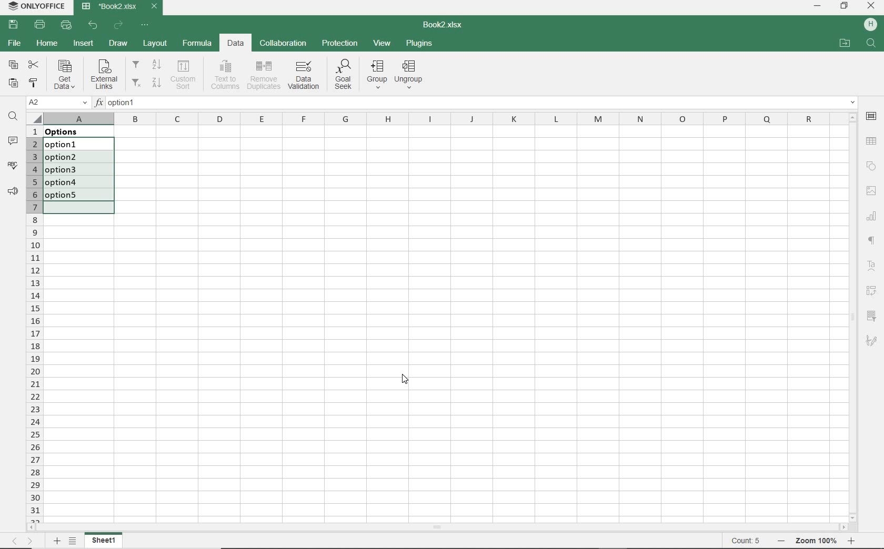 The image size is (884, 549). I want to click on PARAGRAPH SETTINGS, so click(11, 191).